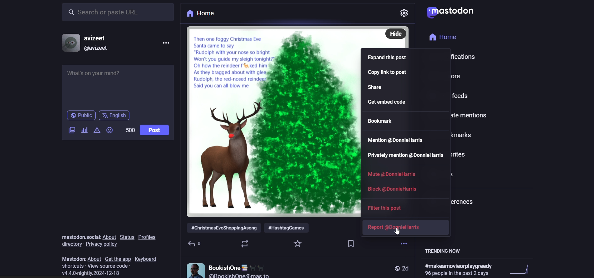 The width and height of the screenshot is (594, 278). Describe the element at coordinates (460, 116) in the screenshot. I see `private mention` at that location.